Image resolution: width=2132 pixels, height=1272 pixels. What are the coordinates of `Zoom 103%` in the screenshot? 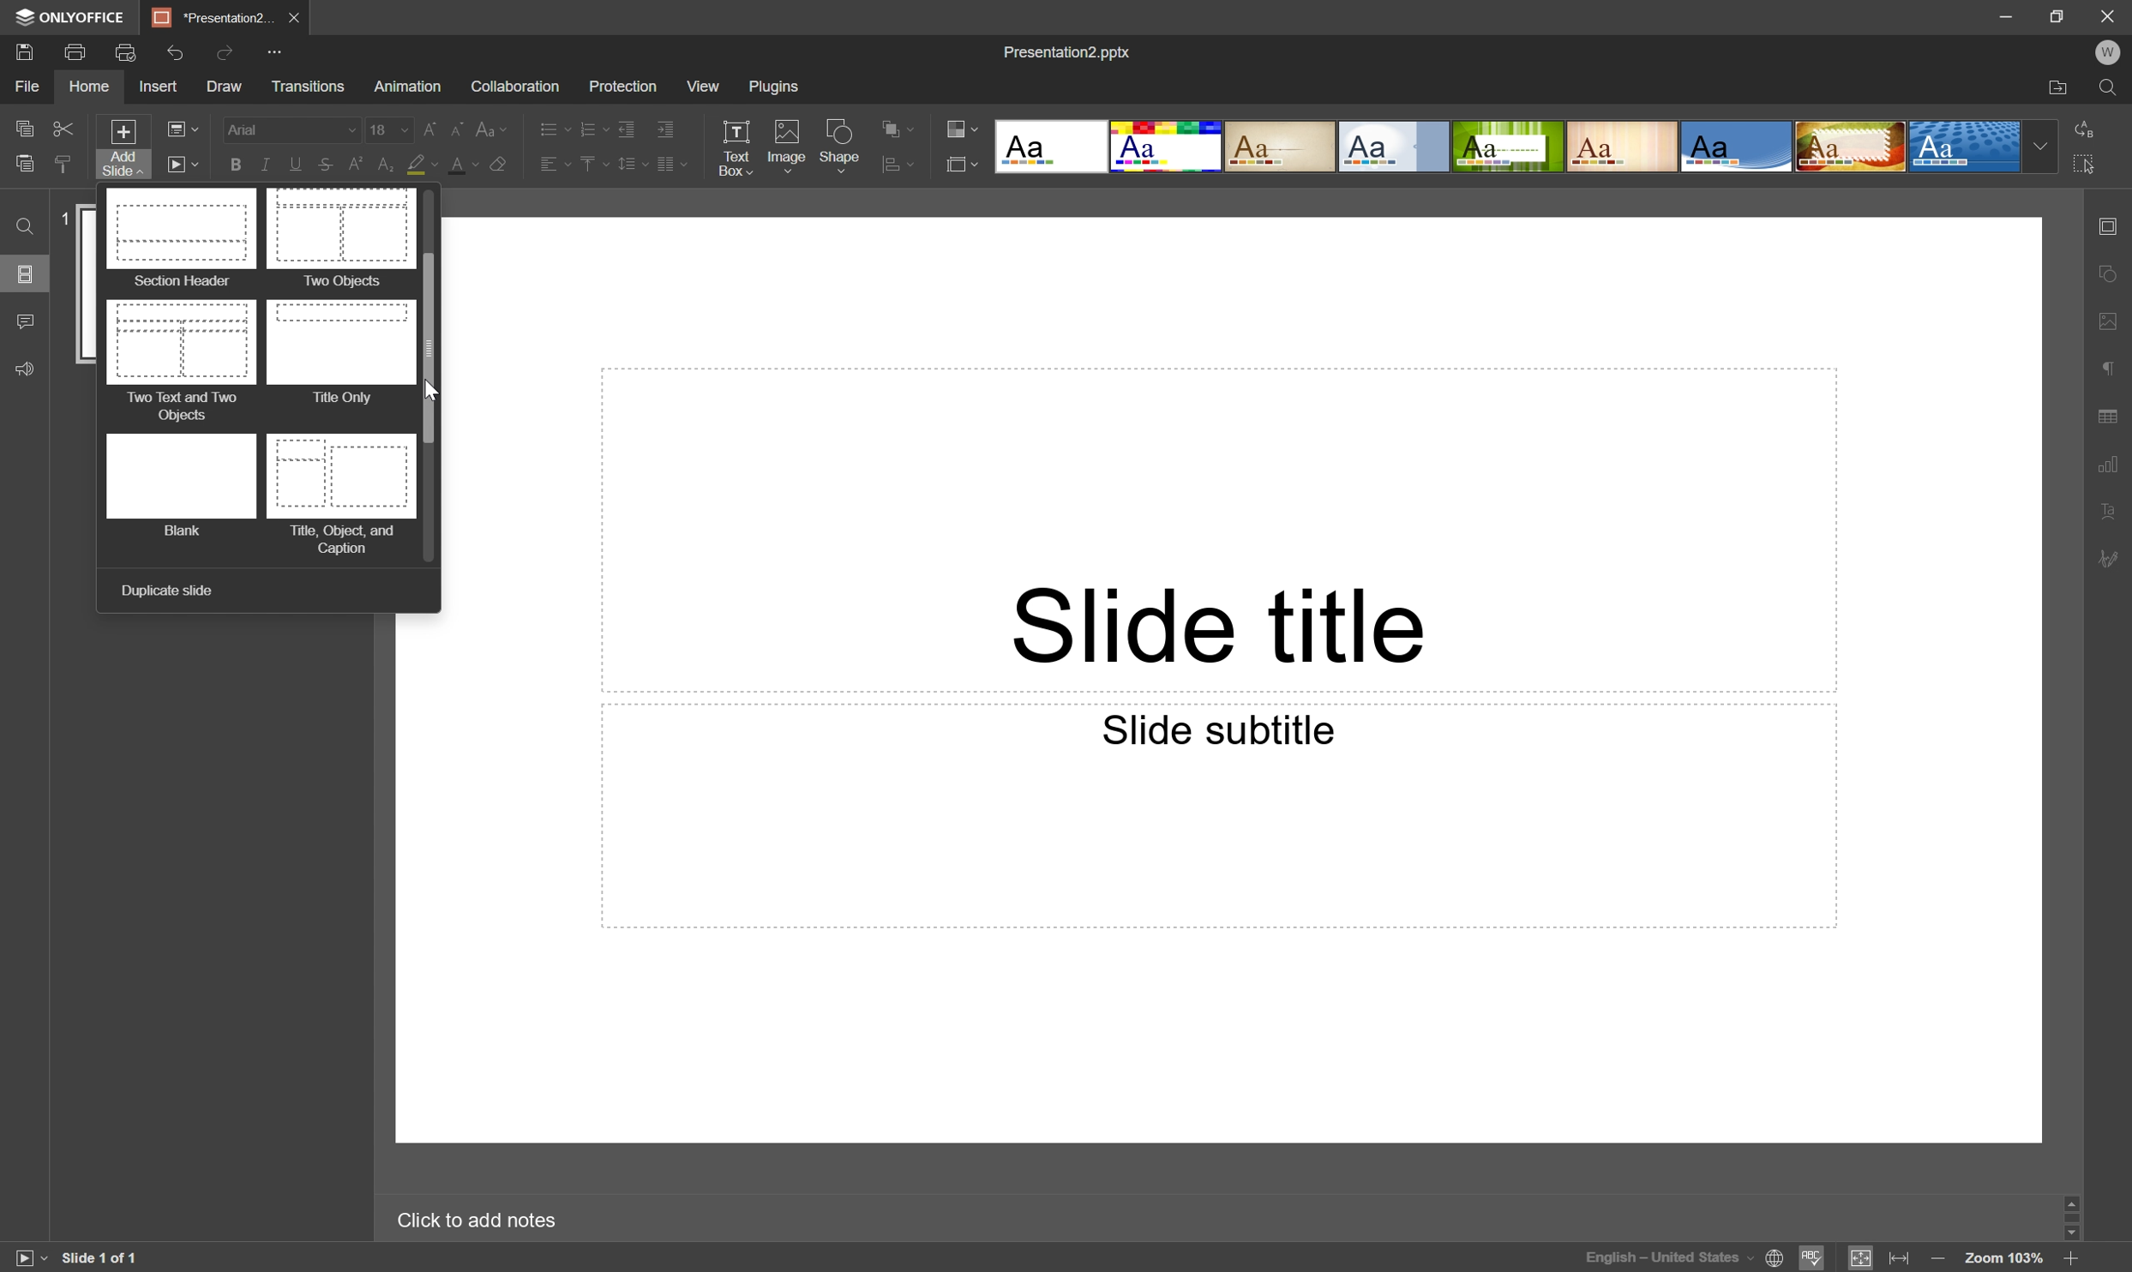 It's located at (2004, 1259).